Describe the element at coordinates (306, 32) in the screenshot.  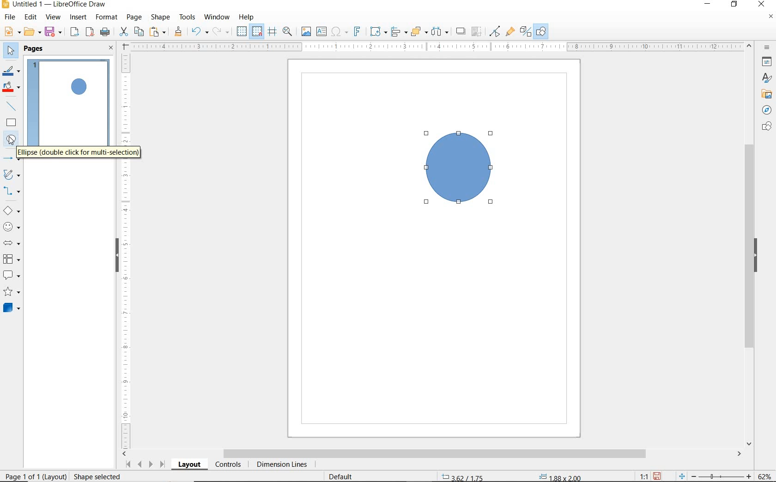
I see `INSERT IMAGE` at that location.